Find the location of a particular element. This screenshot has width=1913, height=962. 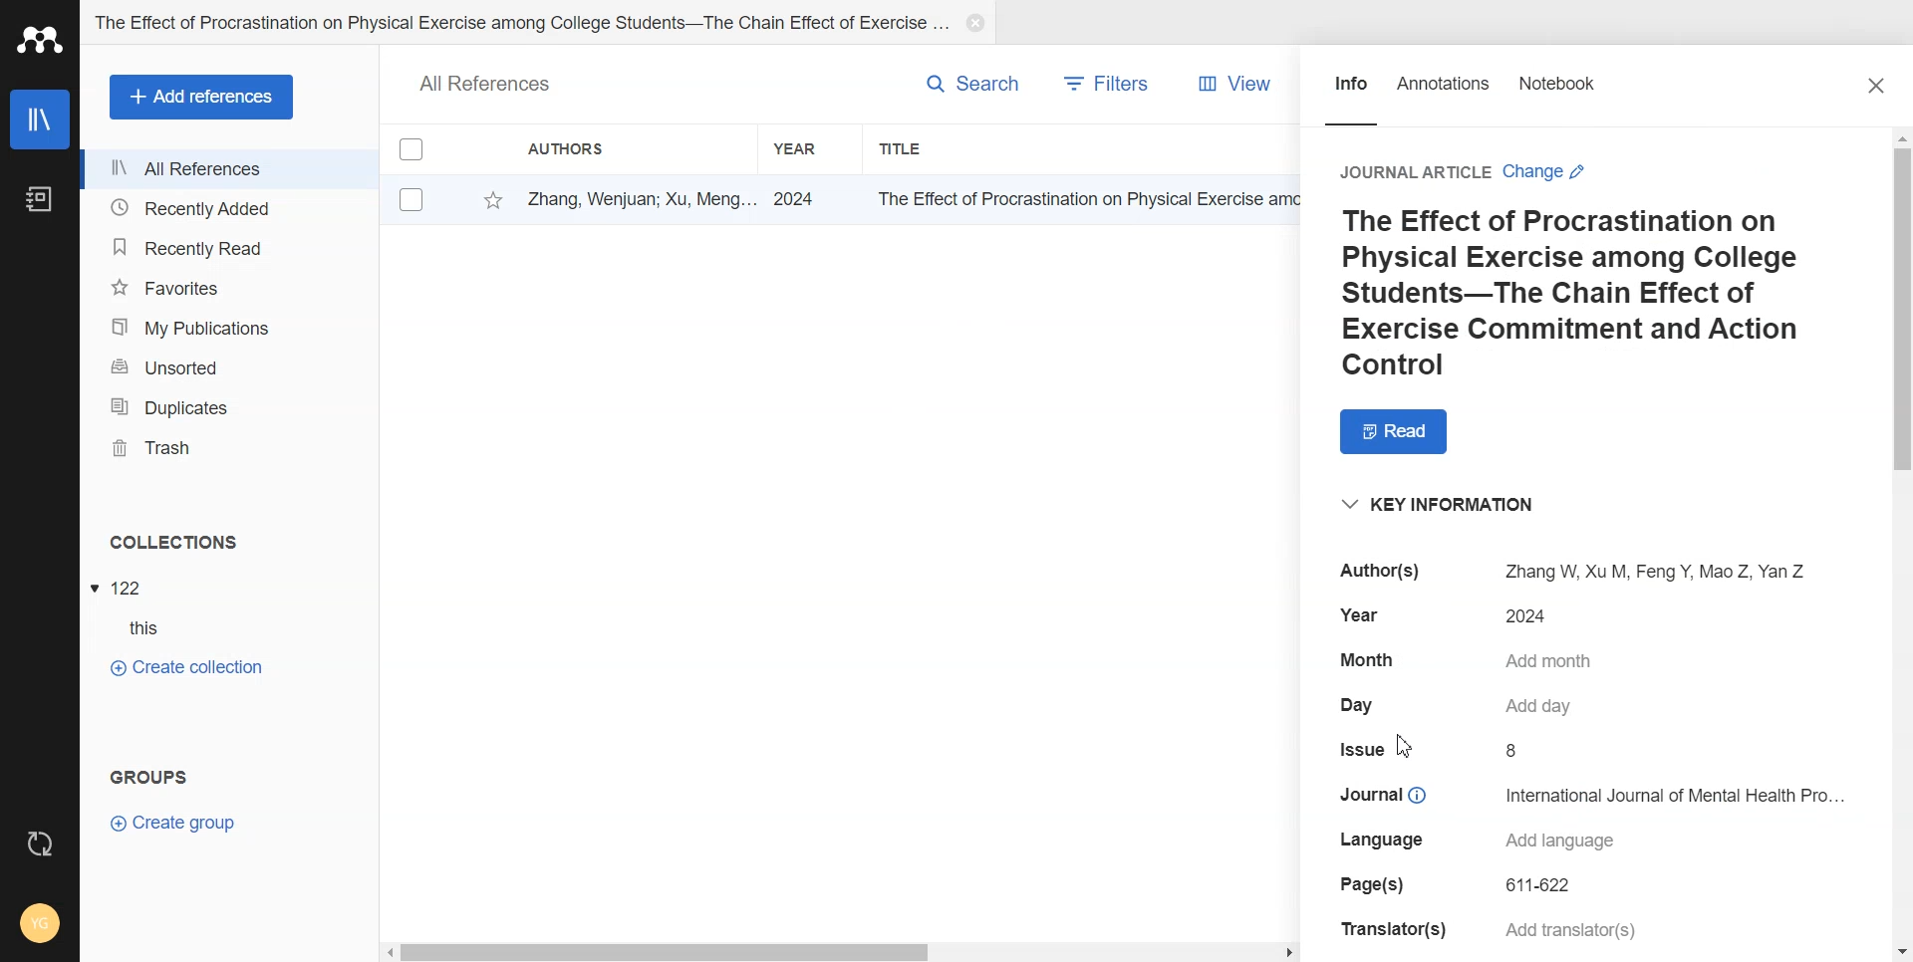

Translator(s) Add translator(s) is located at coordinates (1495, 931).